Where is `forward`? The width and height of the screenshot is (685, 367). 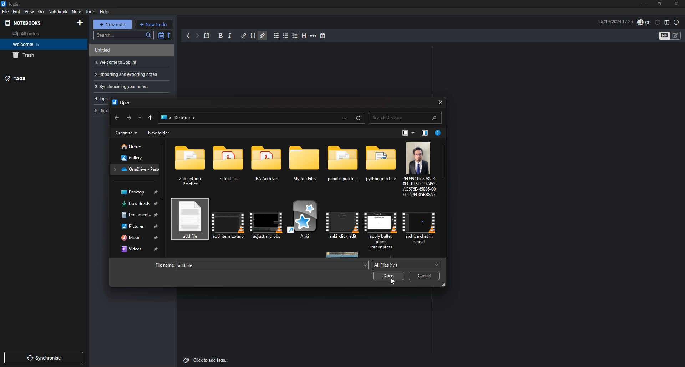
forward is located at coordinates (197, 36).